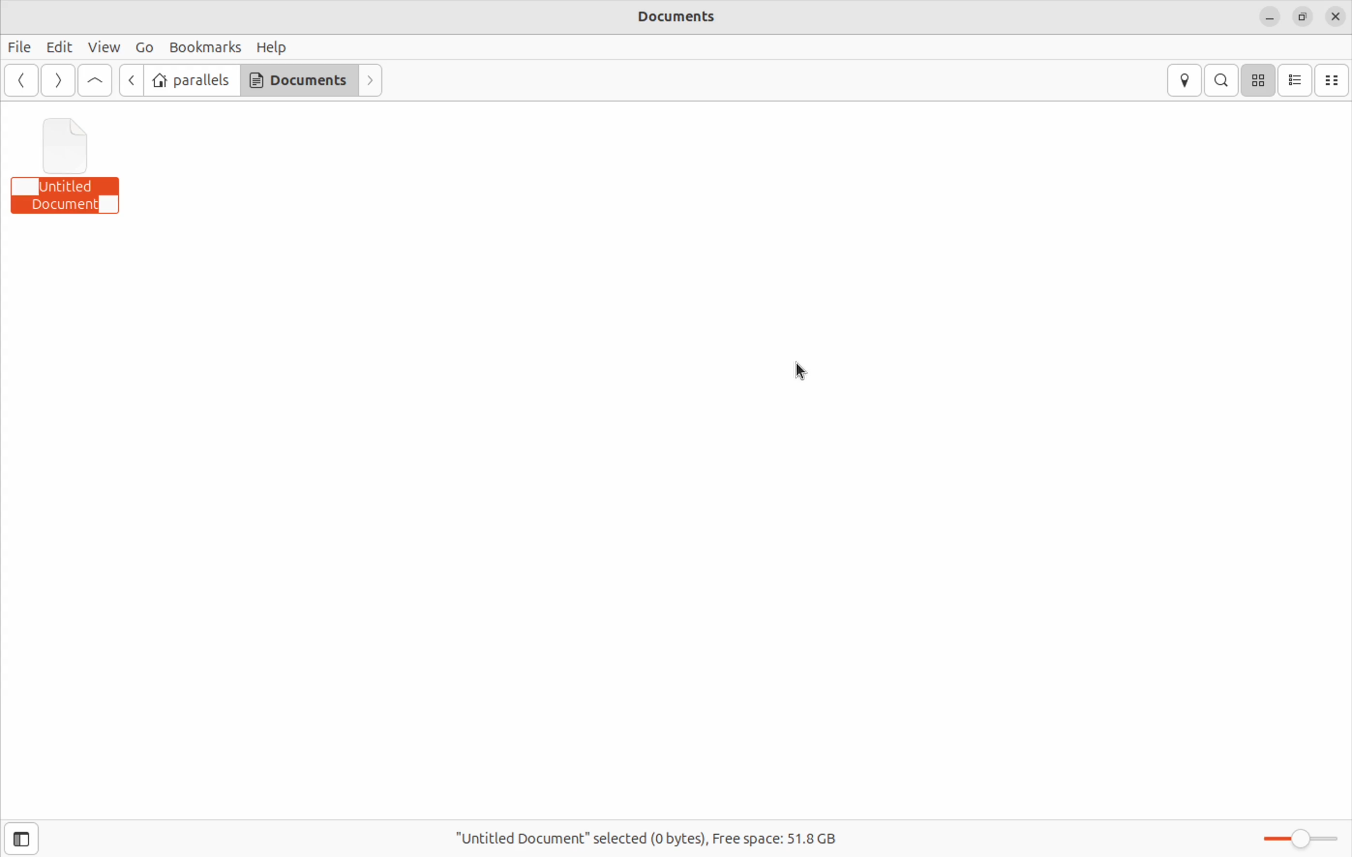  Describe the element at coordinates (56, 81) in the screenshot. I see `next` at that location.